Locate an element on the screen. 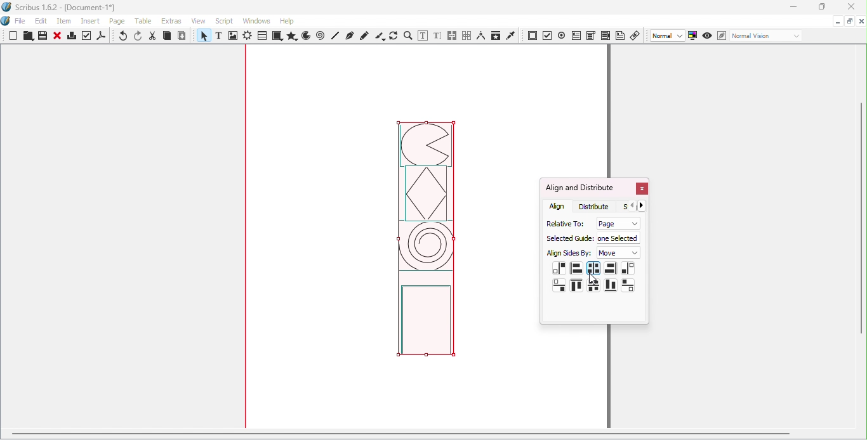 This screenshot has height=440, width=867. Open is located at coordinates (27, 37).